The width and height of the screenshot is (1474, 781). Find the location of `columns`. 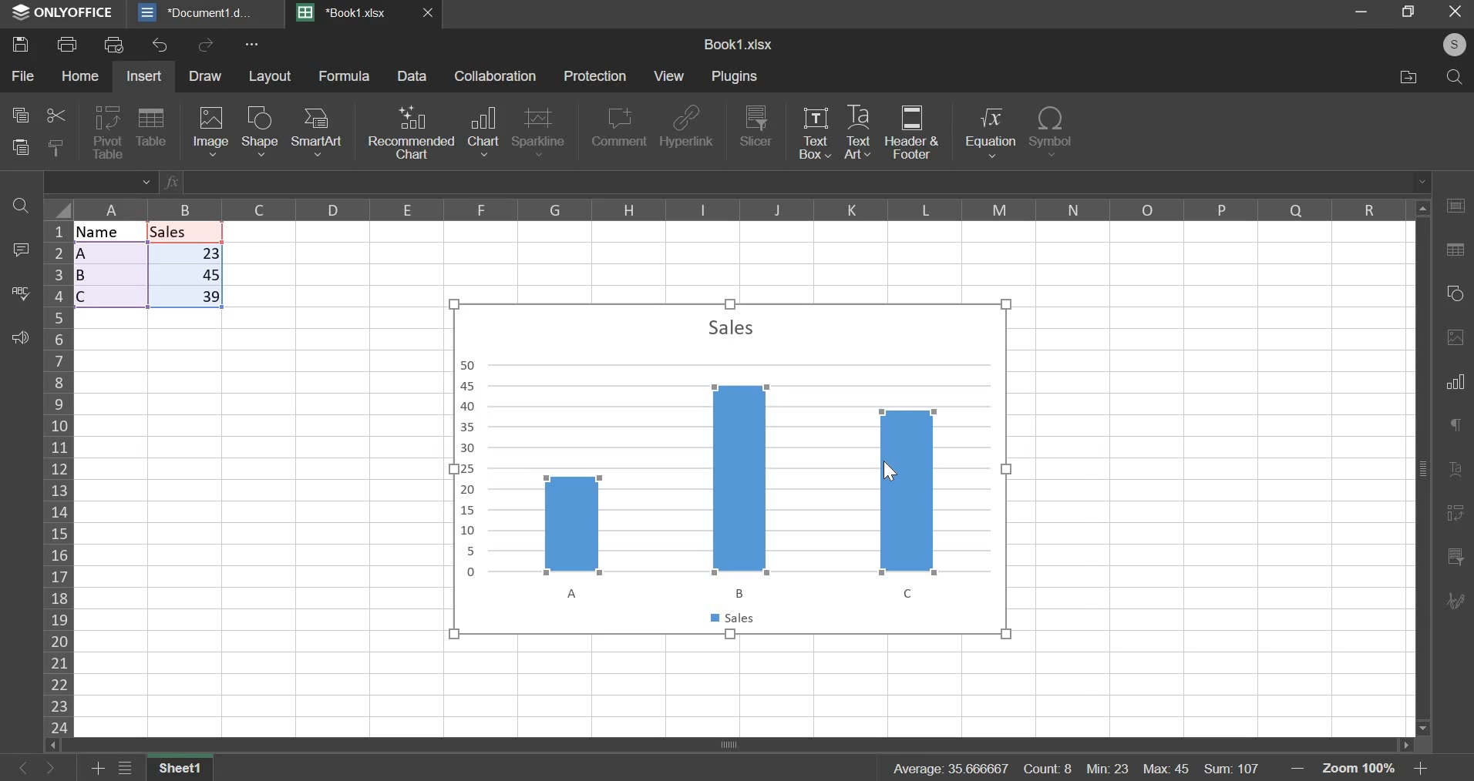

columns is located at coordinates (726, 207).